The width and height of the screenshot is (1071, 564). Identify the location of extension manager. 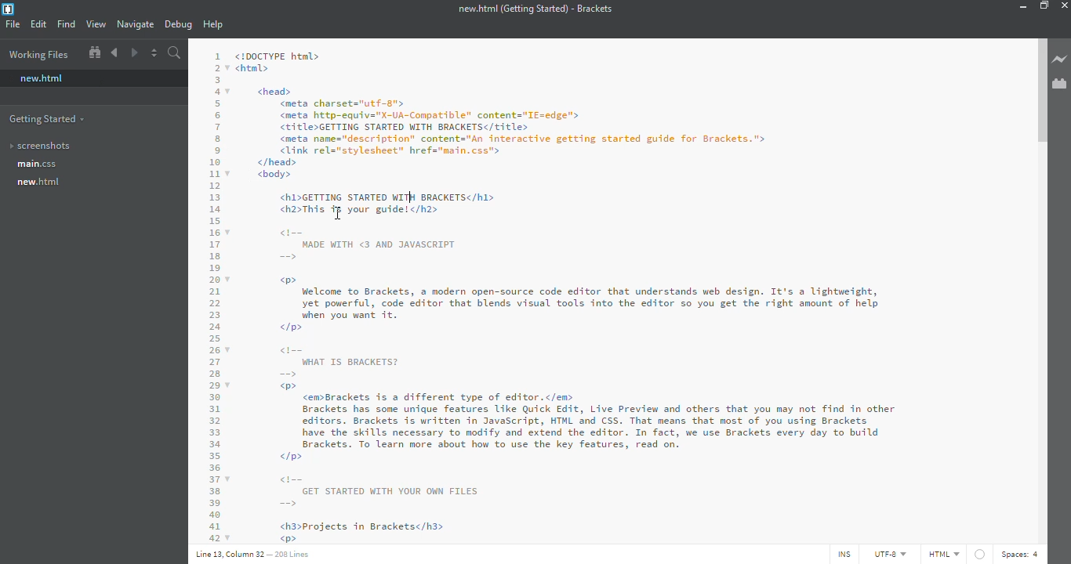
(1059, 83).